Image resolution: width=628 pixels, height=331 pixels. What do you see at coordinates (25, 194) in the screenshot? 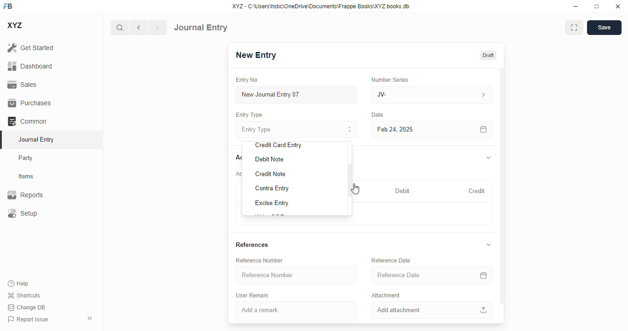
I see `reports` at bounding box center [25, 194].